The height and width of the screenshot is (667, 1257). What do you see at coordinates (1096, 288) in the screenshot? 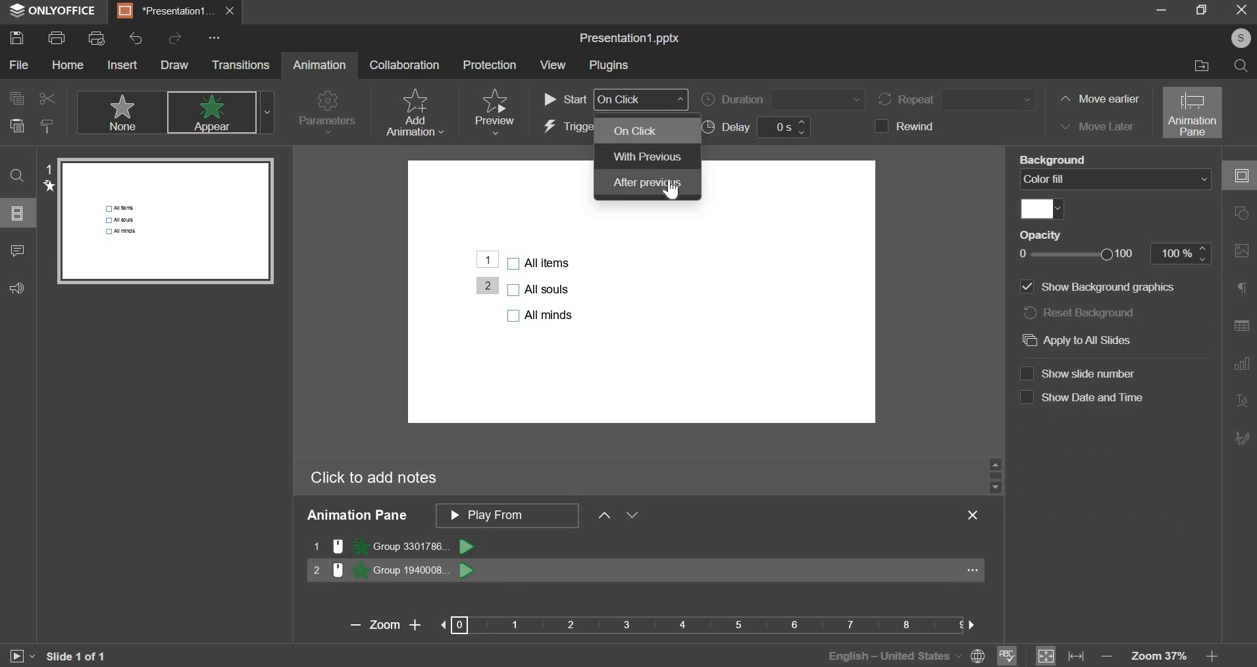
I see `show background graphics` at bounding box center [1096, 288].